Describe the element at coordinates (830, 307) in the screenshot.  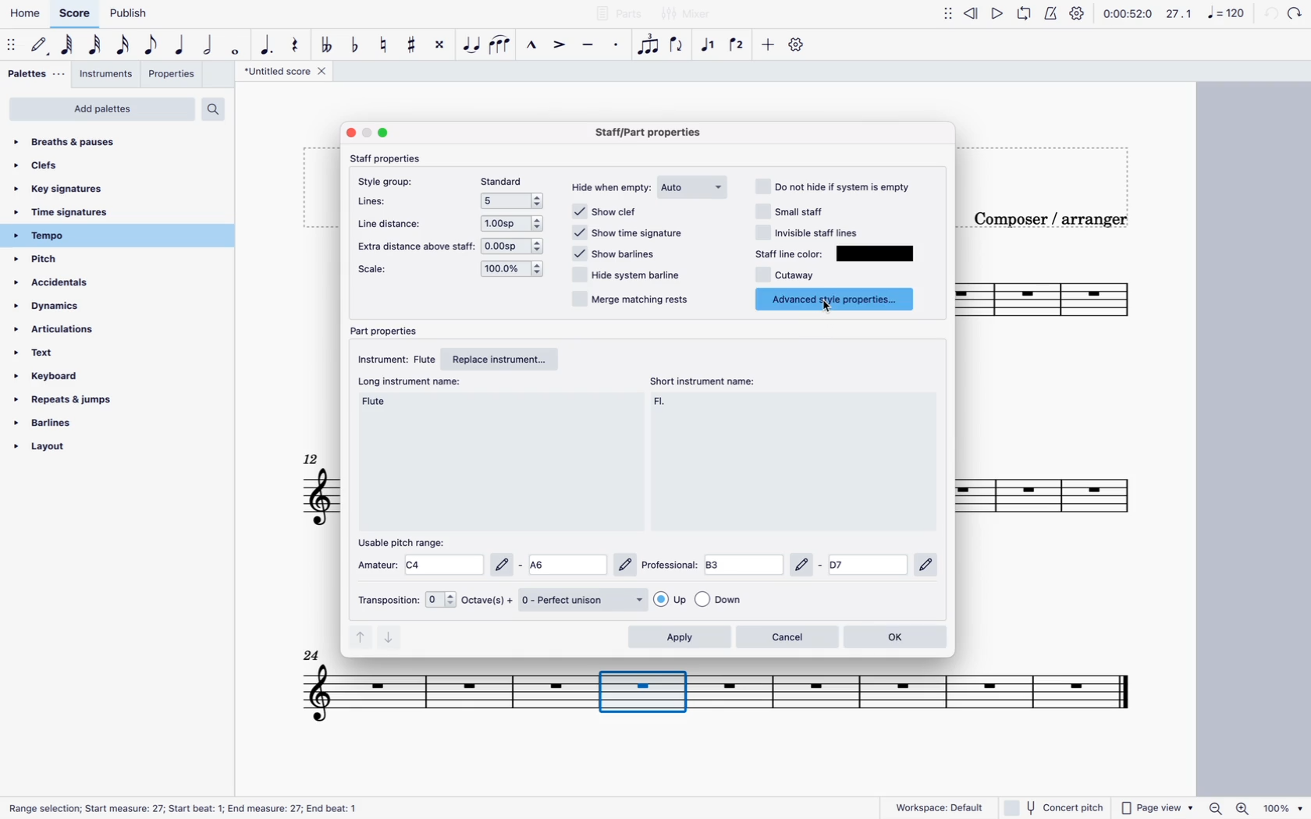
I see `cursor on advanced style properties` at that location.